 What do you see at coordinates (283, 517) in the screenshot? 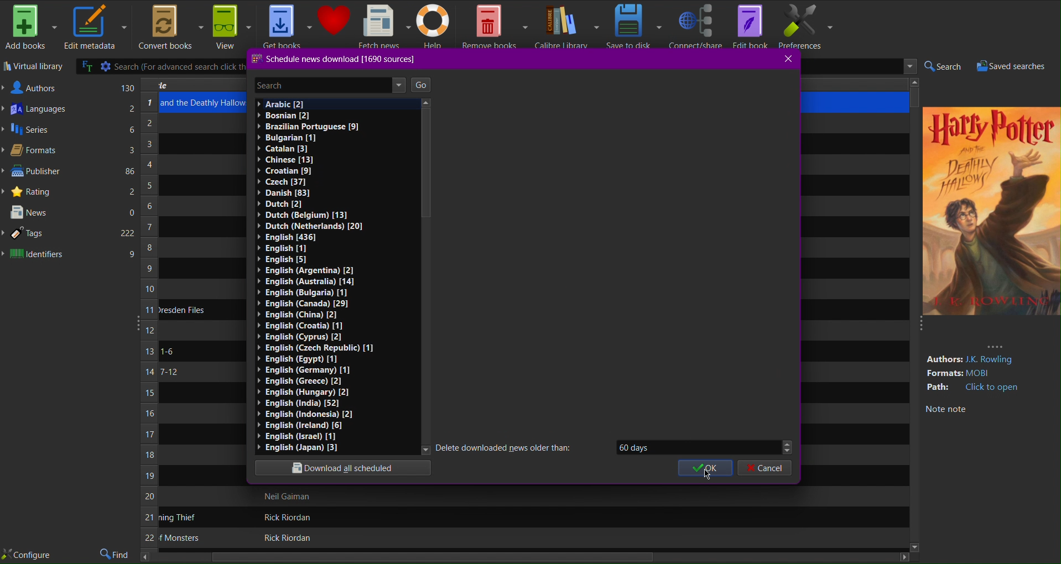
I see `Rick Riordan` at bounding box center [283, 517].